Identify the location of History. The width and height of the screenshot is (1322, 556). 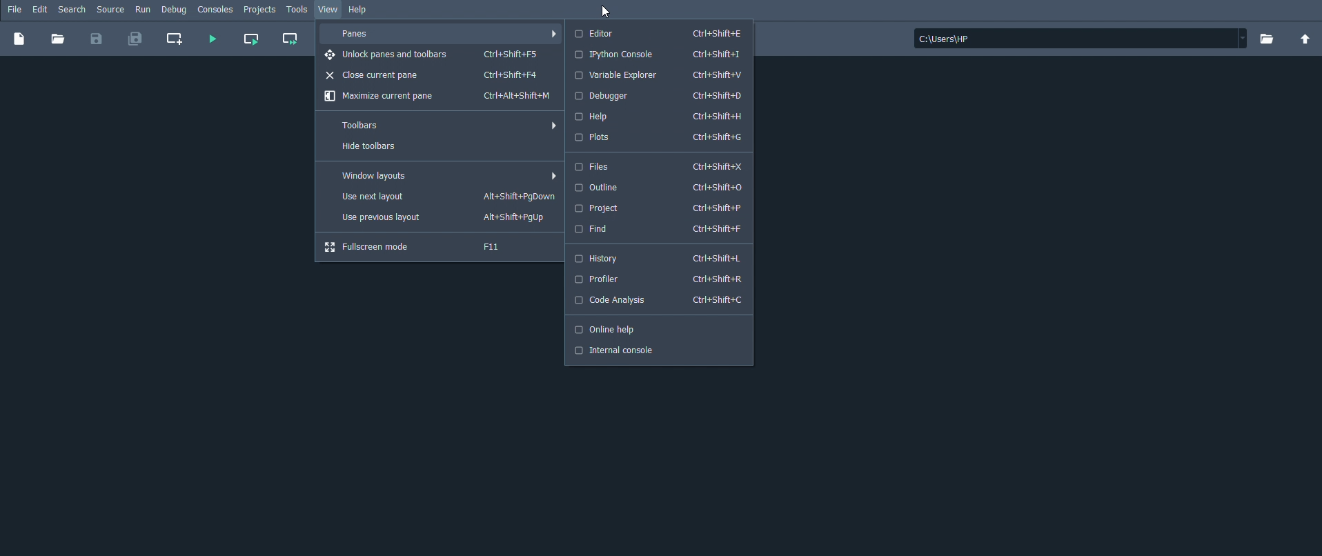
(662, 258).